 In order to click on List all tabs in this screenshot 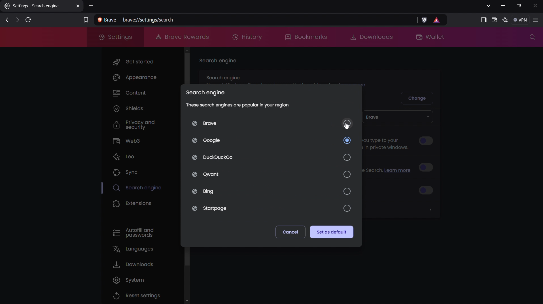, I will do `click(487, 6)`.